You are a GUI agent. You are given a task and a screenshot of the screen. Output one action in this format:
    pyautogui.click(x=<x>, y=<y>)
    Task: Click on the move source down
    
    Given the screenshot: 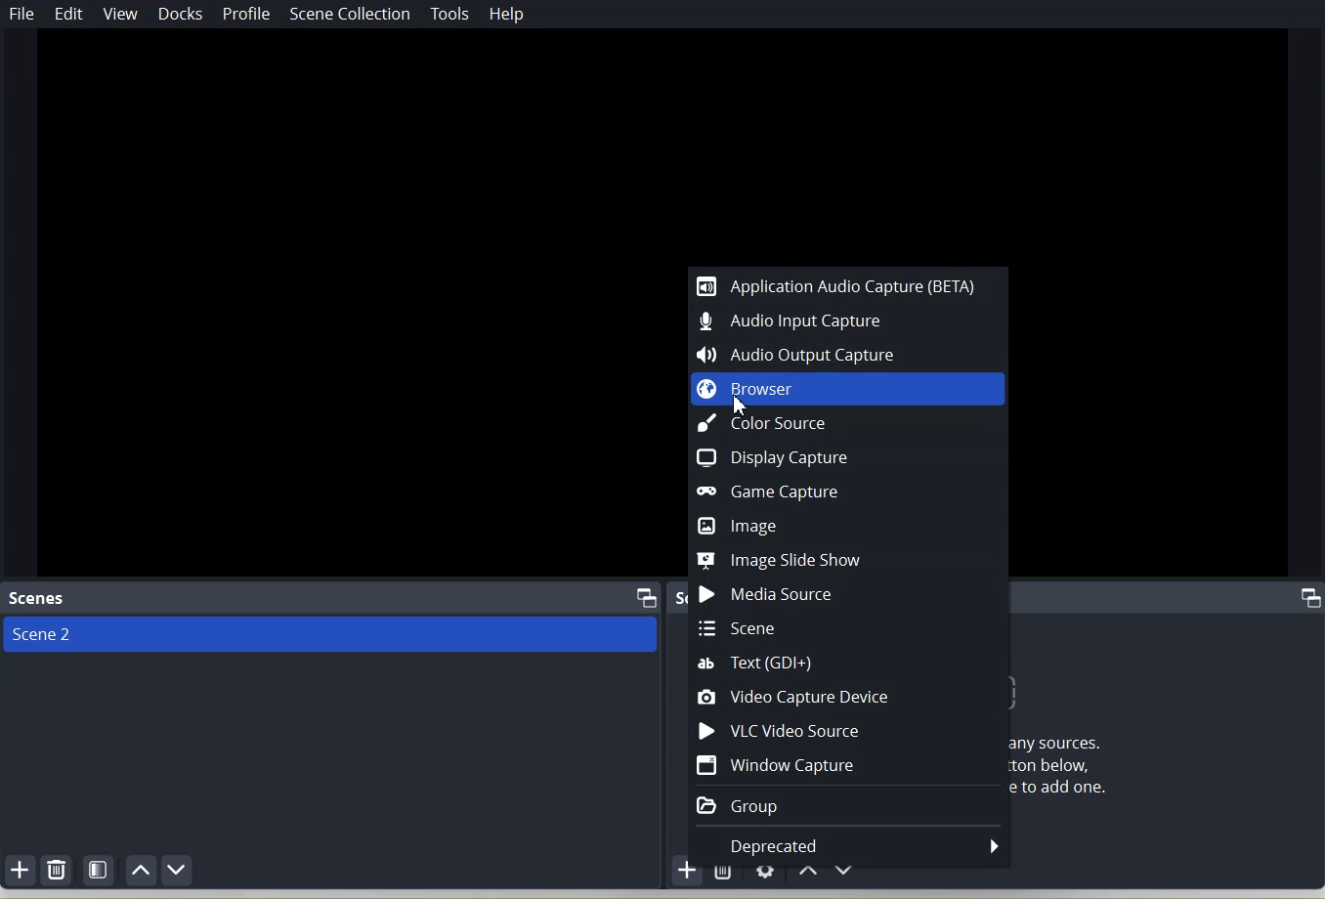 What is the action you would take?
    pyautogui.click(x=842, y=876)
    